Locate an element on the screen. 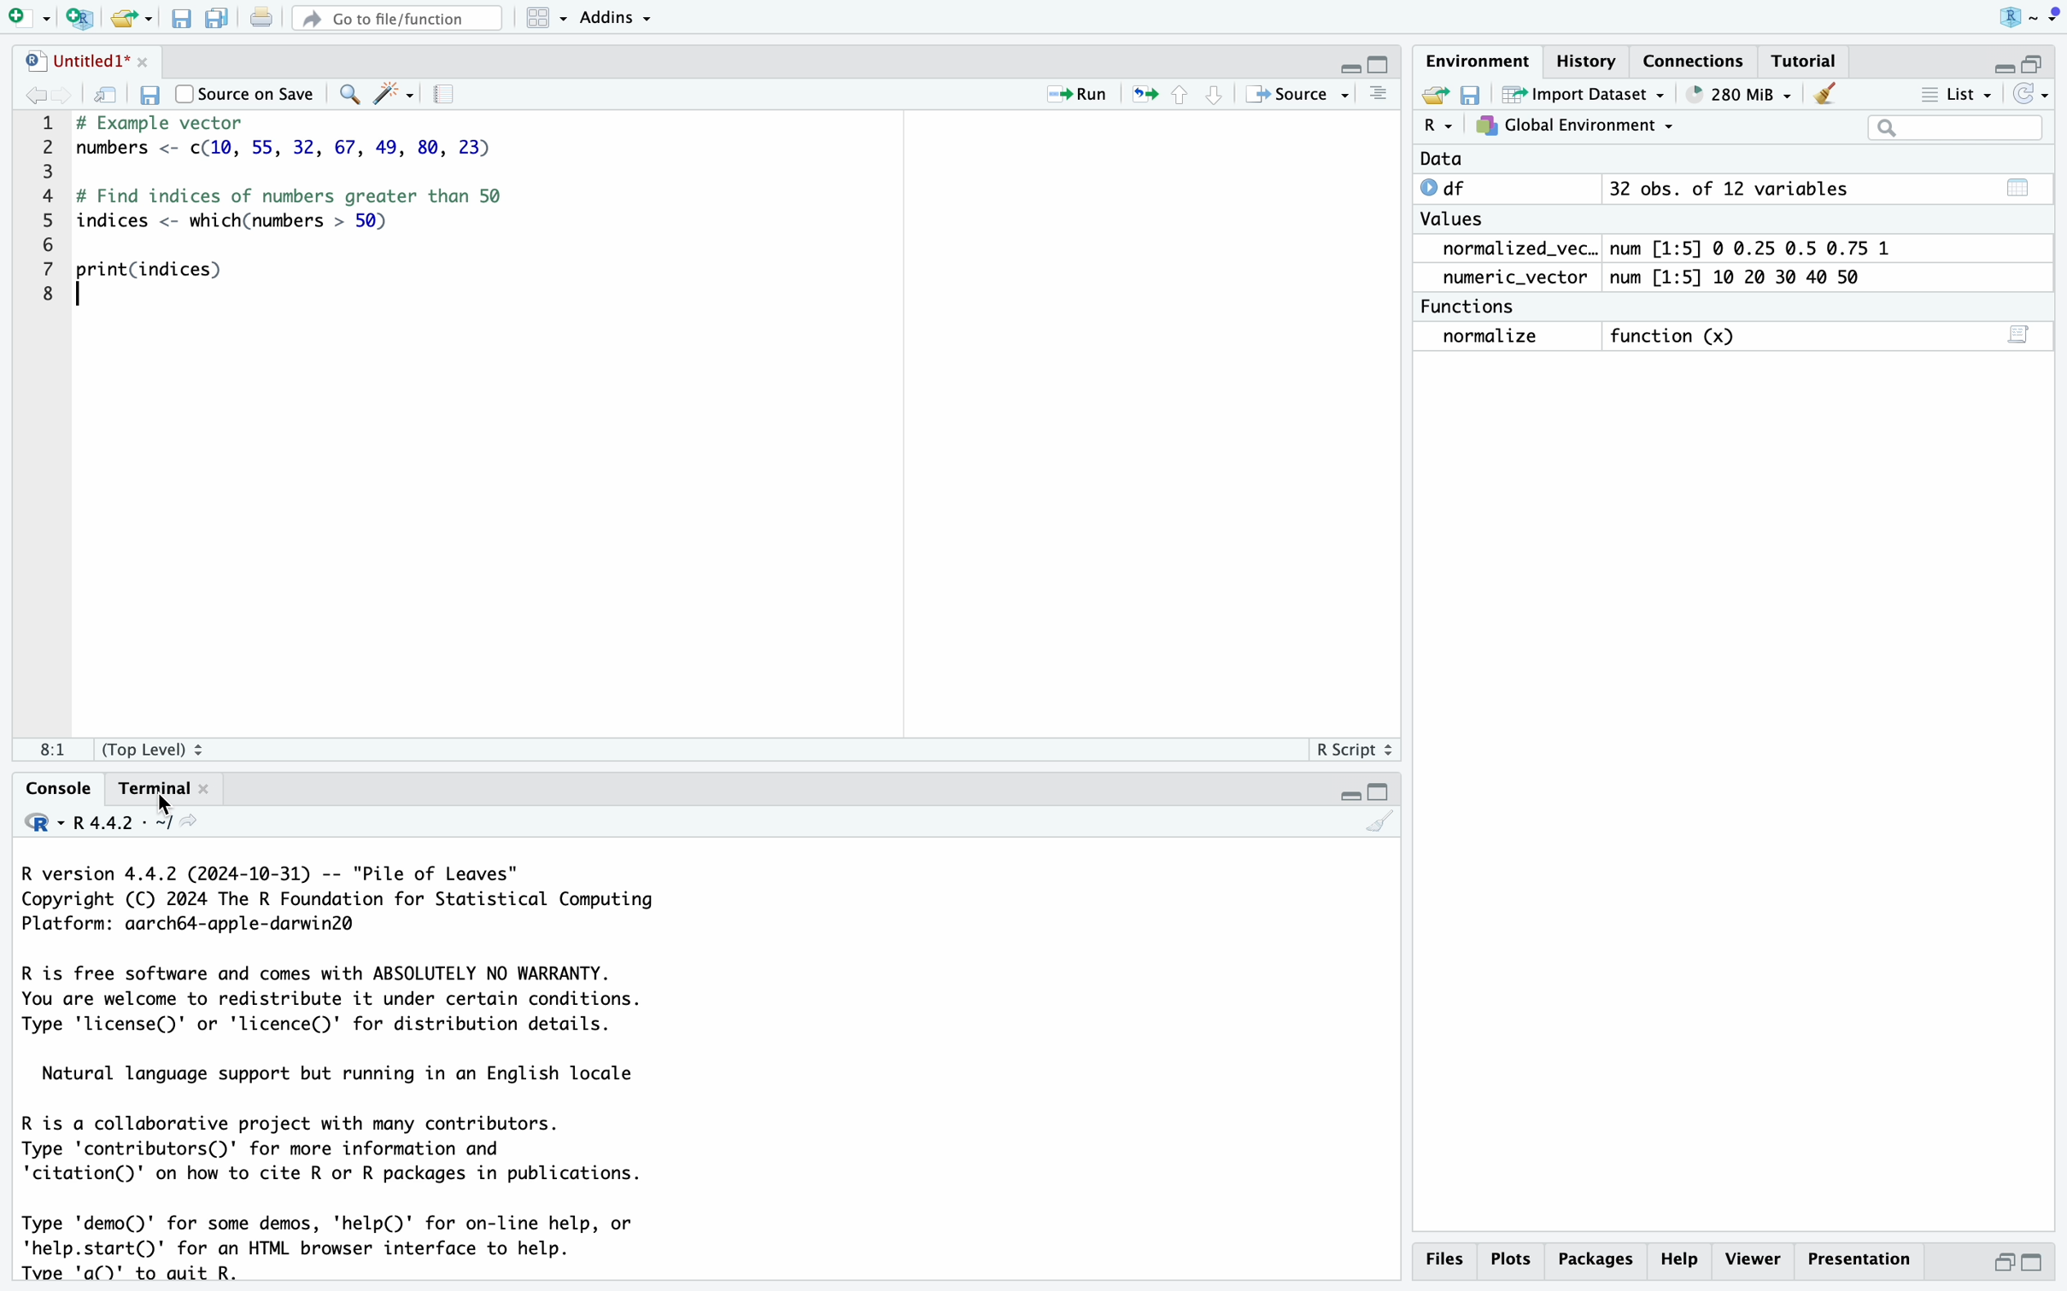 This screenshot has width=2067, height=1291. MINIMISE is located at coordinates (1349, 61).